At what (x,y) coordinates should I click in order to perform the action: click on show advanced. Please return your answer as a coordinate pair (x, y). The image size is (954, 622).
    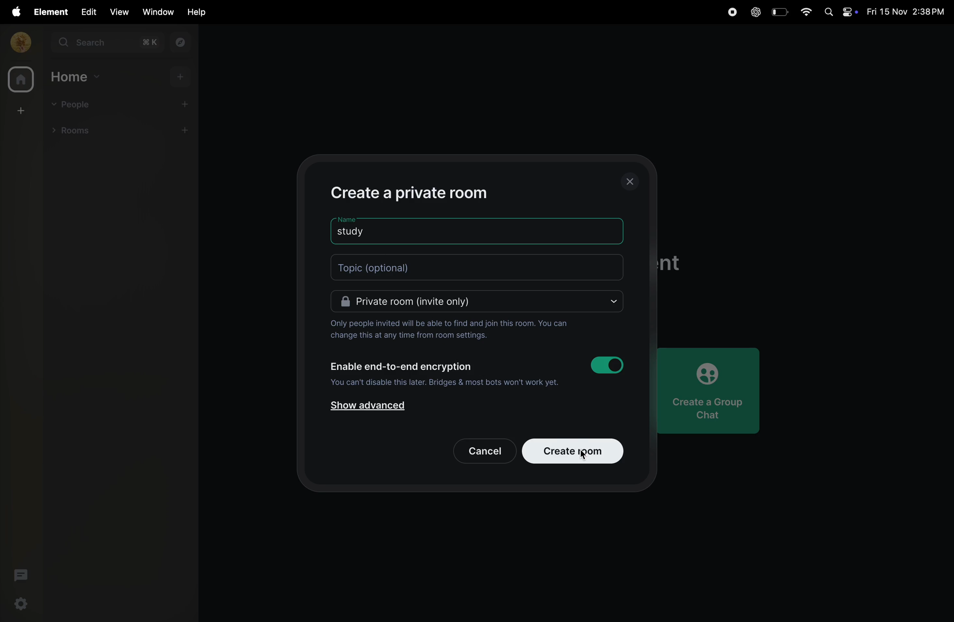
    Looking at the image, I should click on (376, 409).